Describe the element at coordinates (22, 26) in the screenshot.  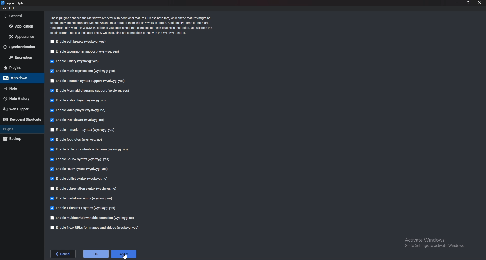
I see `Application` at that location.